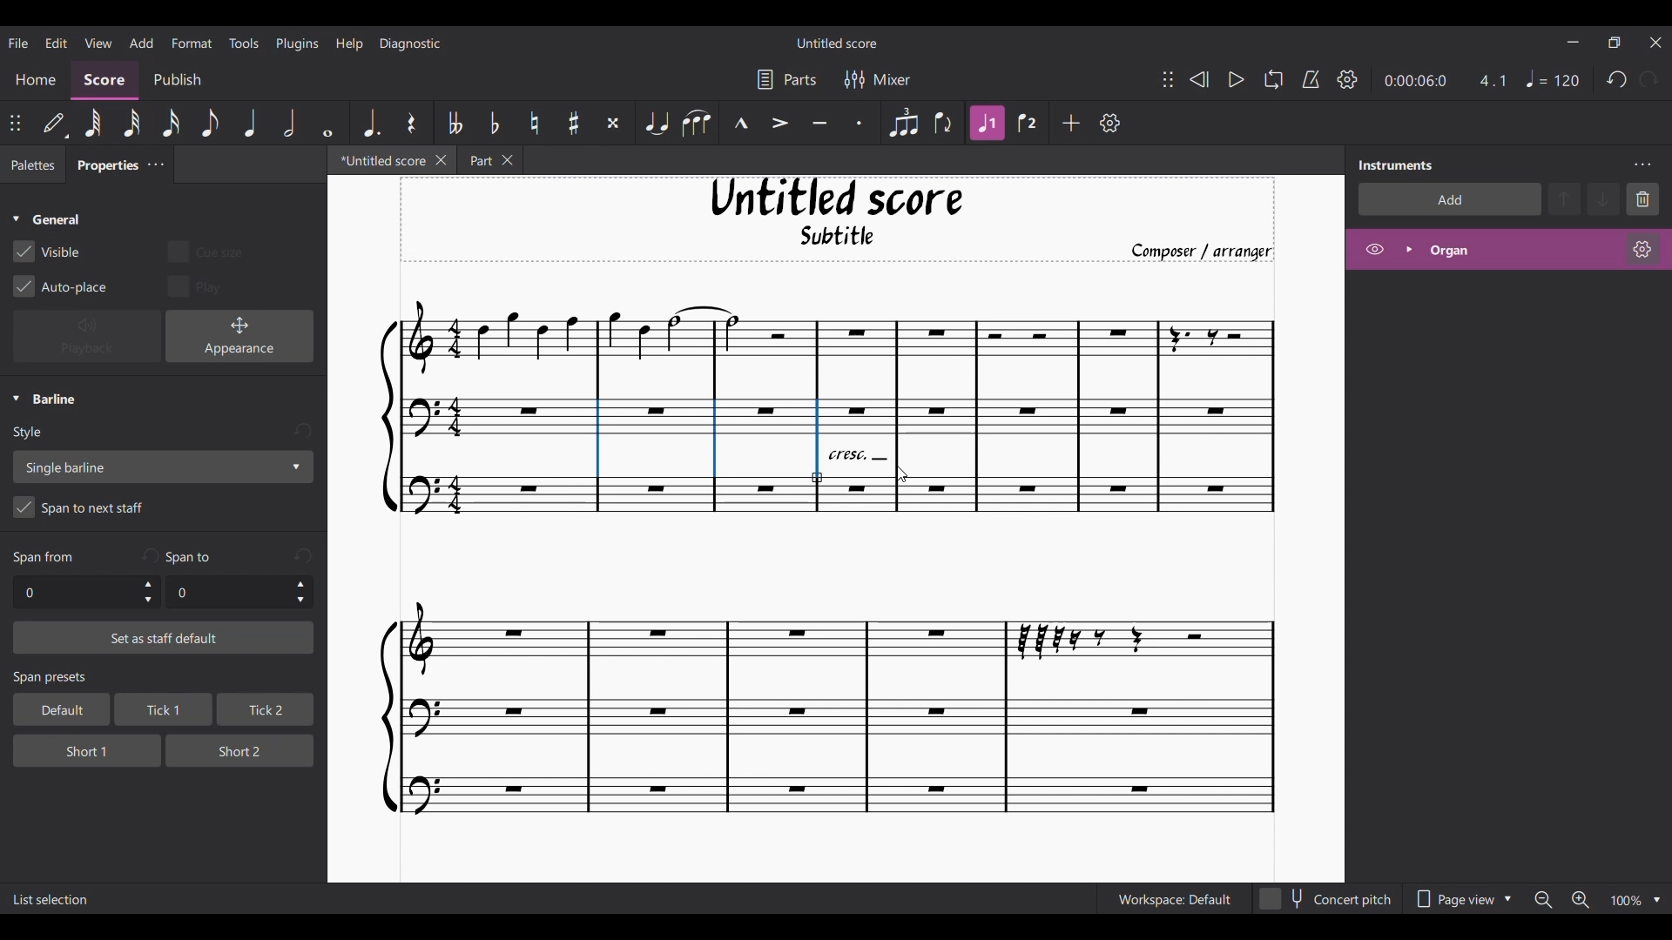  What do you see at coordinates (1072, 123) in the screenshot?
I see `Add` at bounding box center [1072, 123].